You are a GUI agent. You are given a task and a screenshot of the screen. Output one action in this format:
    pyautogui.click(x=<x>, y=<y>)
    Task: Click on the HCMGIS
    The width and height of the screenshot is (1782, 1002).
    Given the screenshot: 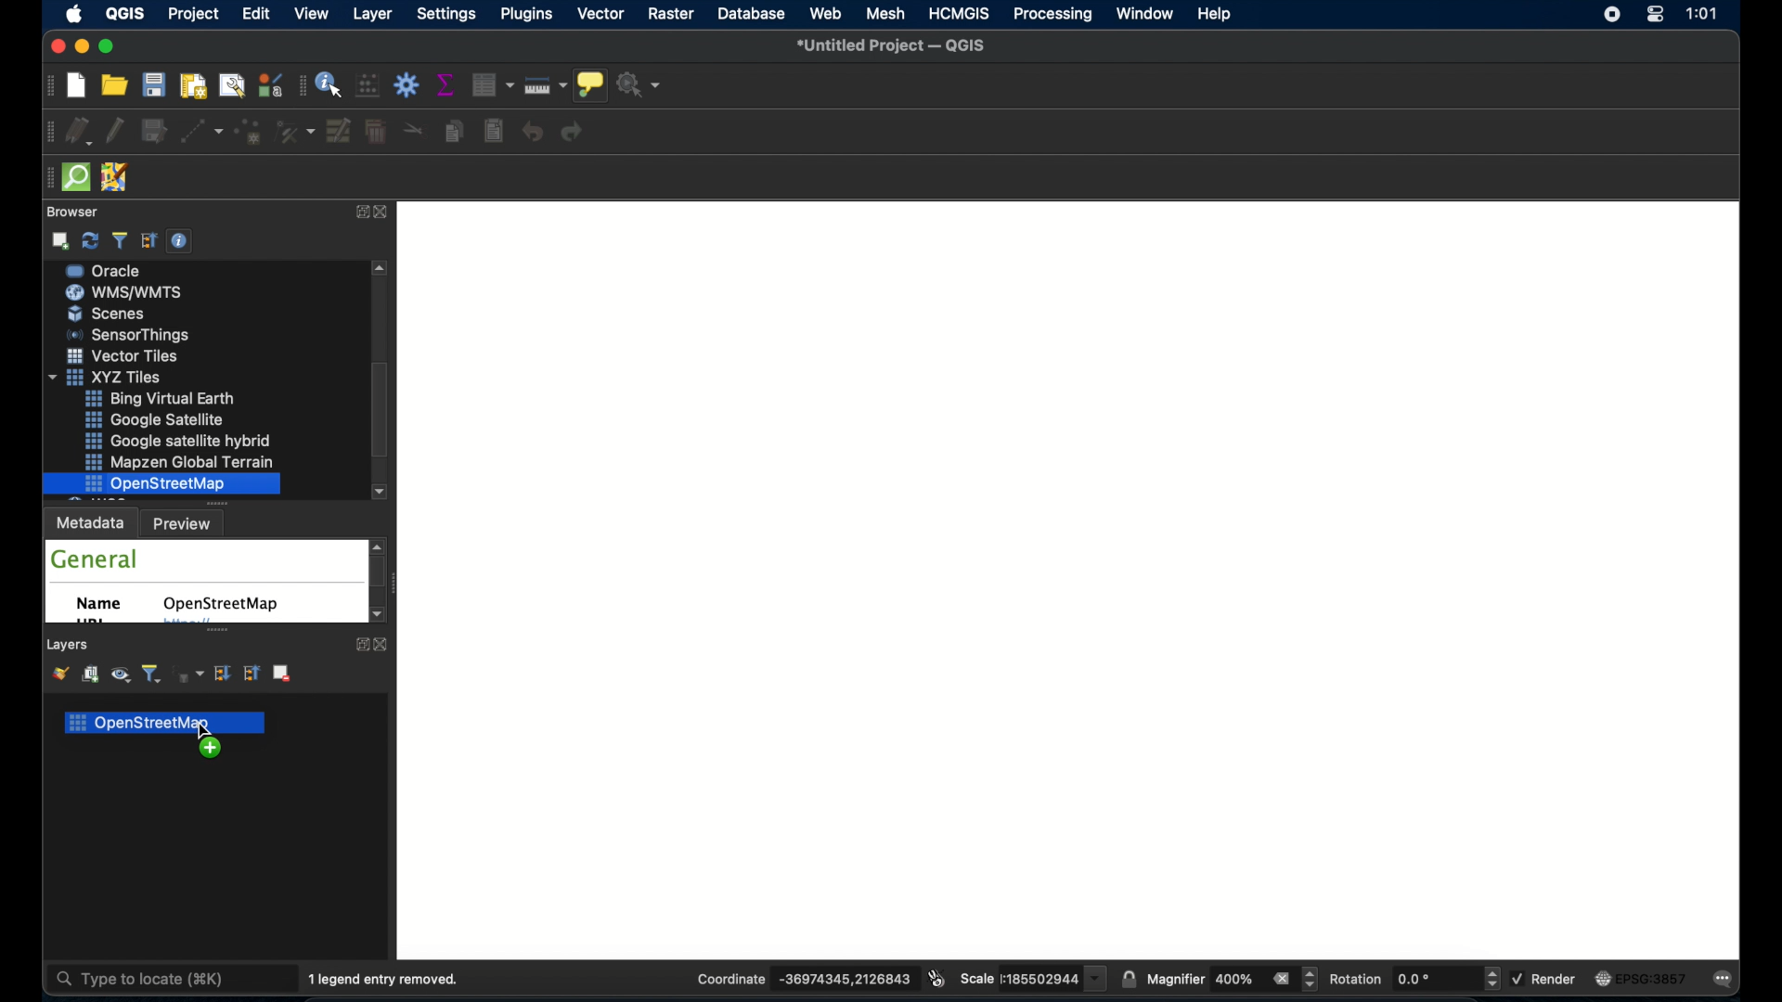 What is the action you would take?
    pyautogui.click(x=958, y=14)
    